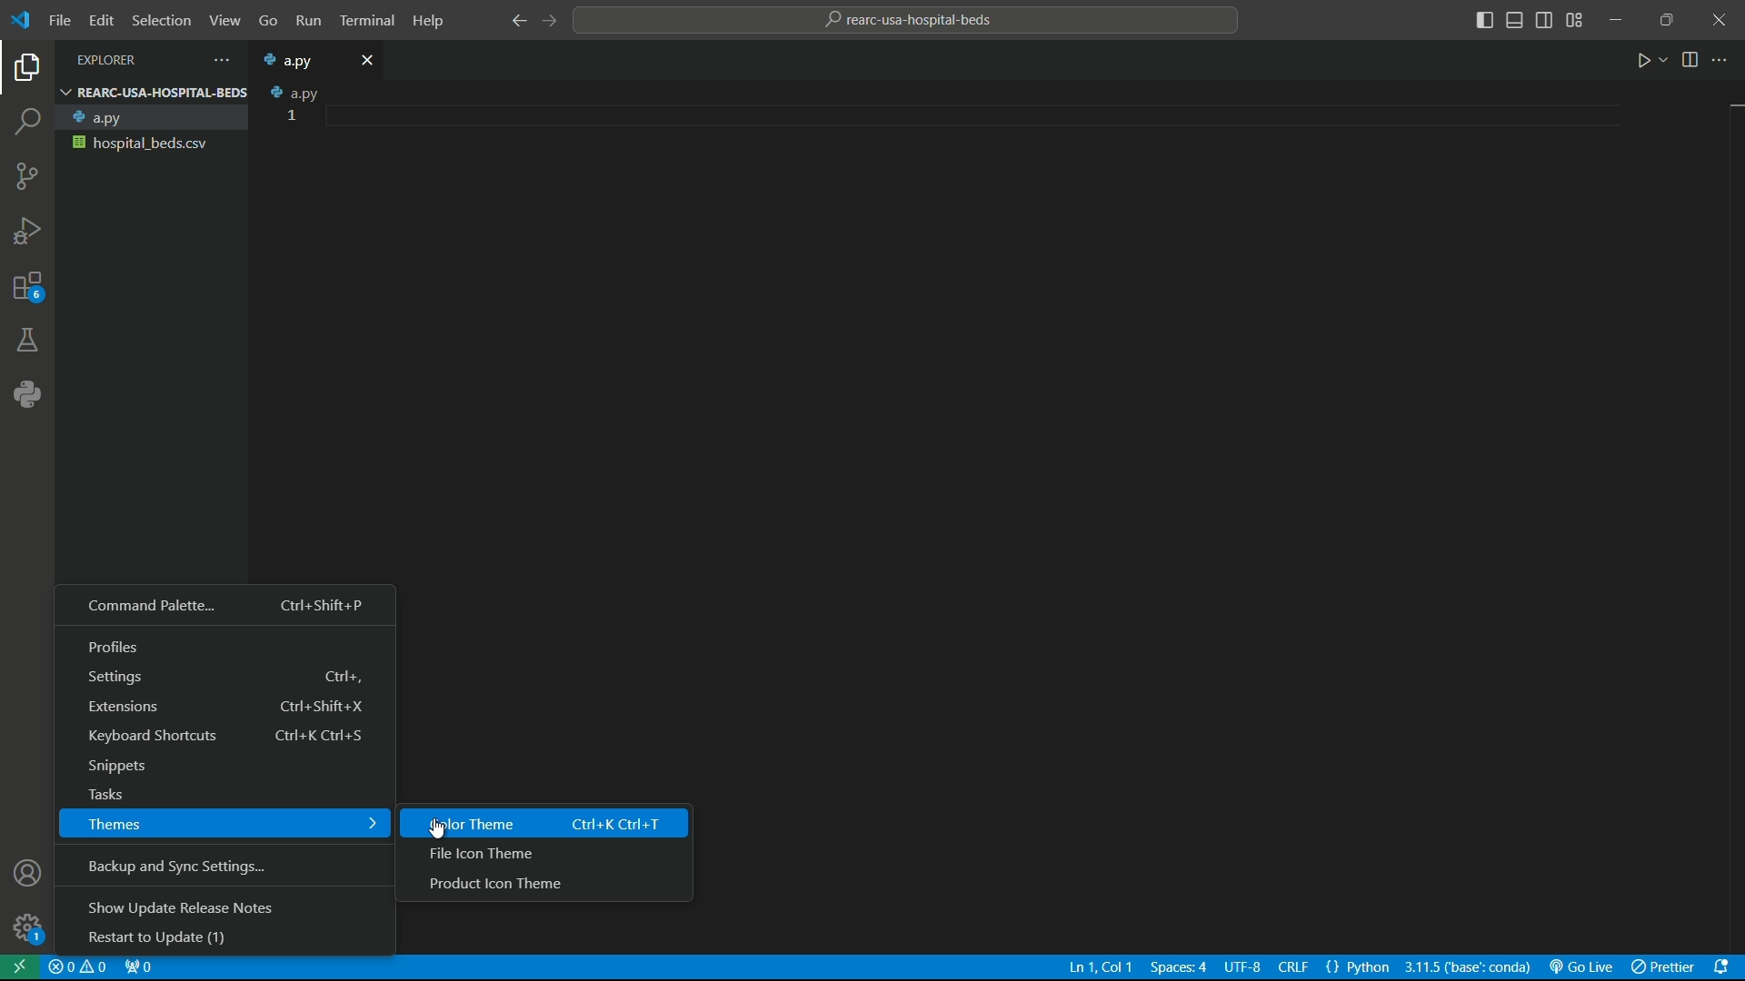 This screenshot has width=1745, height=981. What do you see at coordinates (1575, 20) in the screenshot?
I see `change layout` at bounding box center [1575, 20].